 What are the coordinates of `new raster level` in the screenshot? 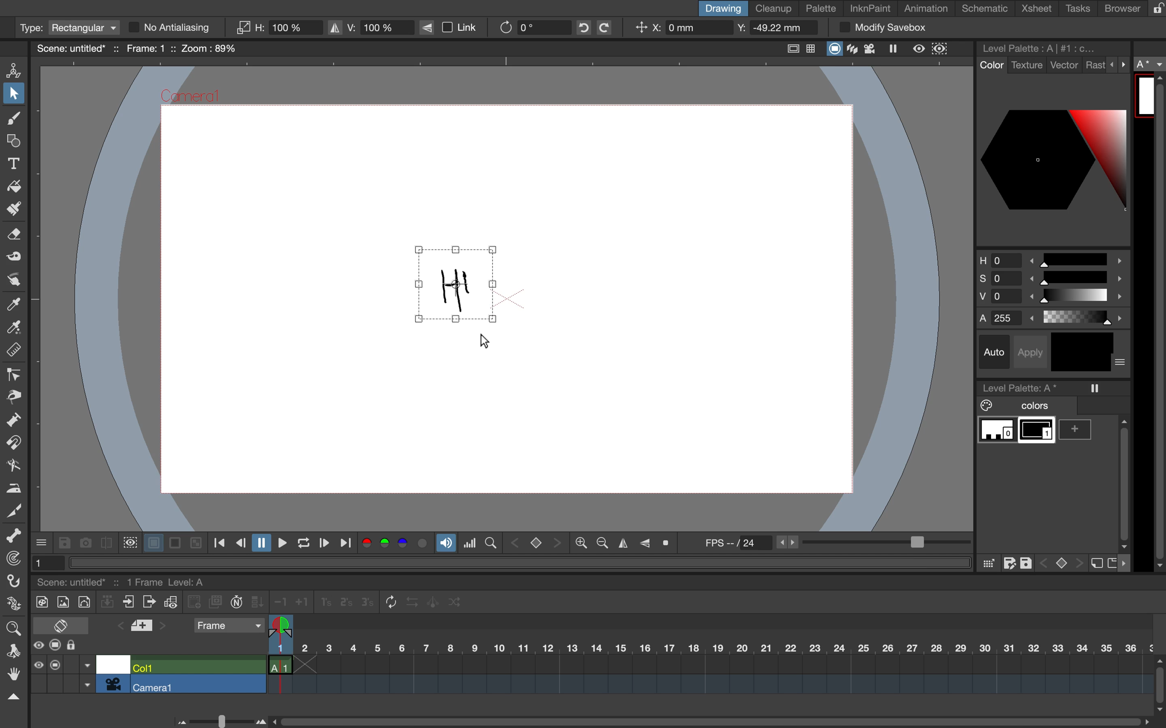 It's located at (62, 603).